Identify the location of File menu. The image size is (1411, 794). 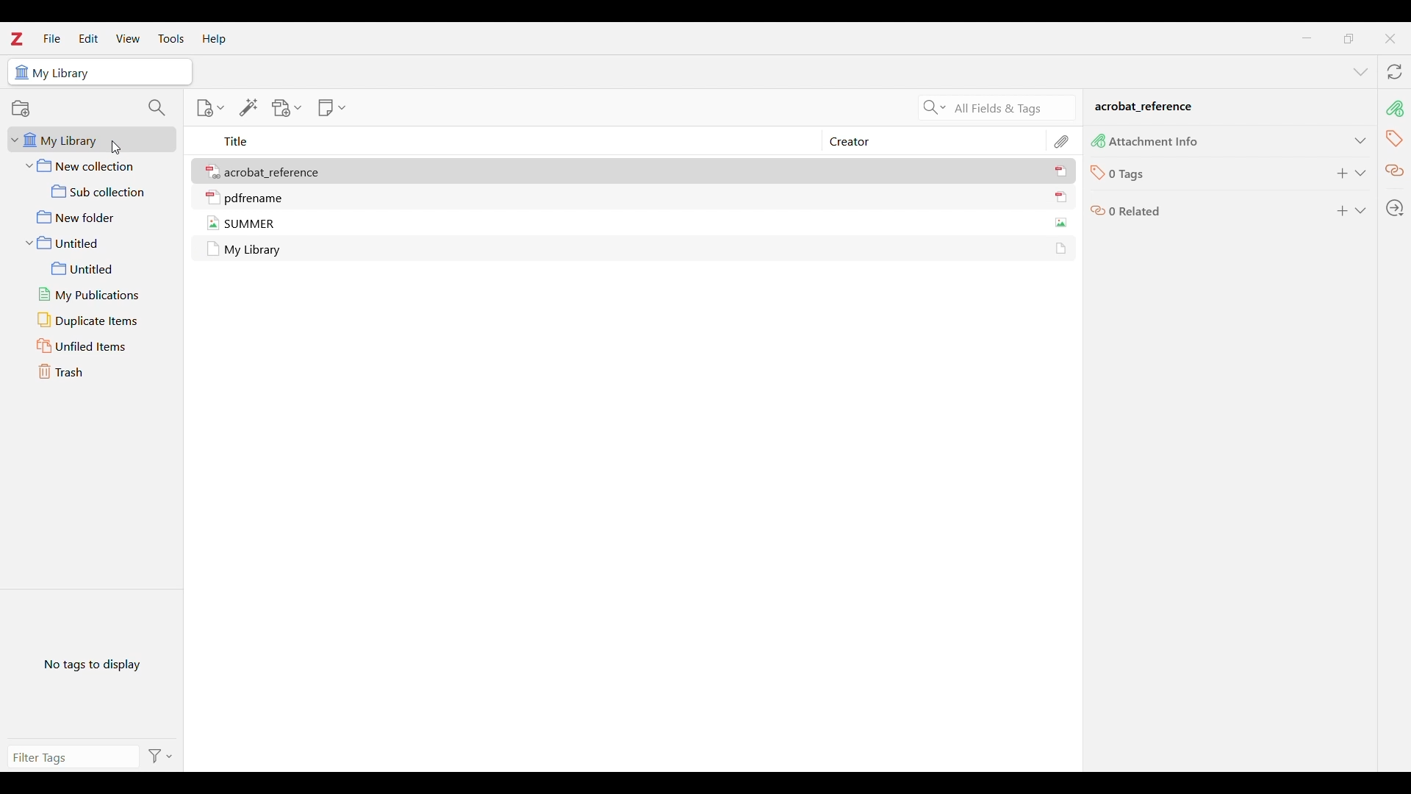
(52, 37).